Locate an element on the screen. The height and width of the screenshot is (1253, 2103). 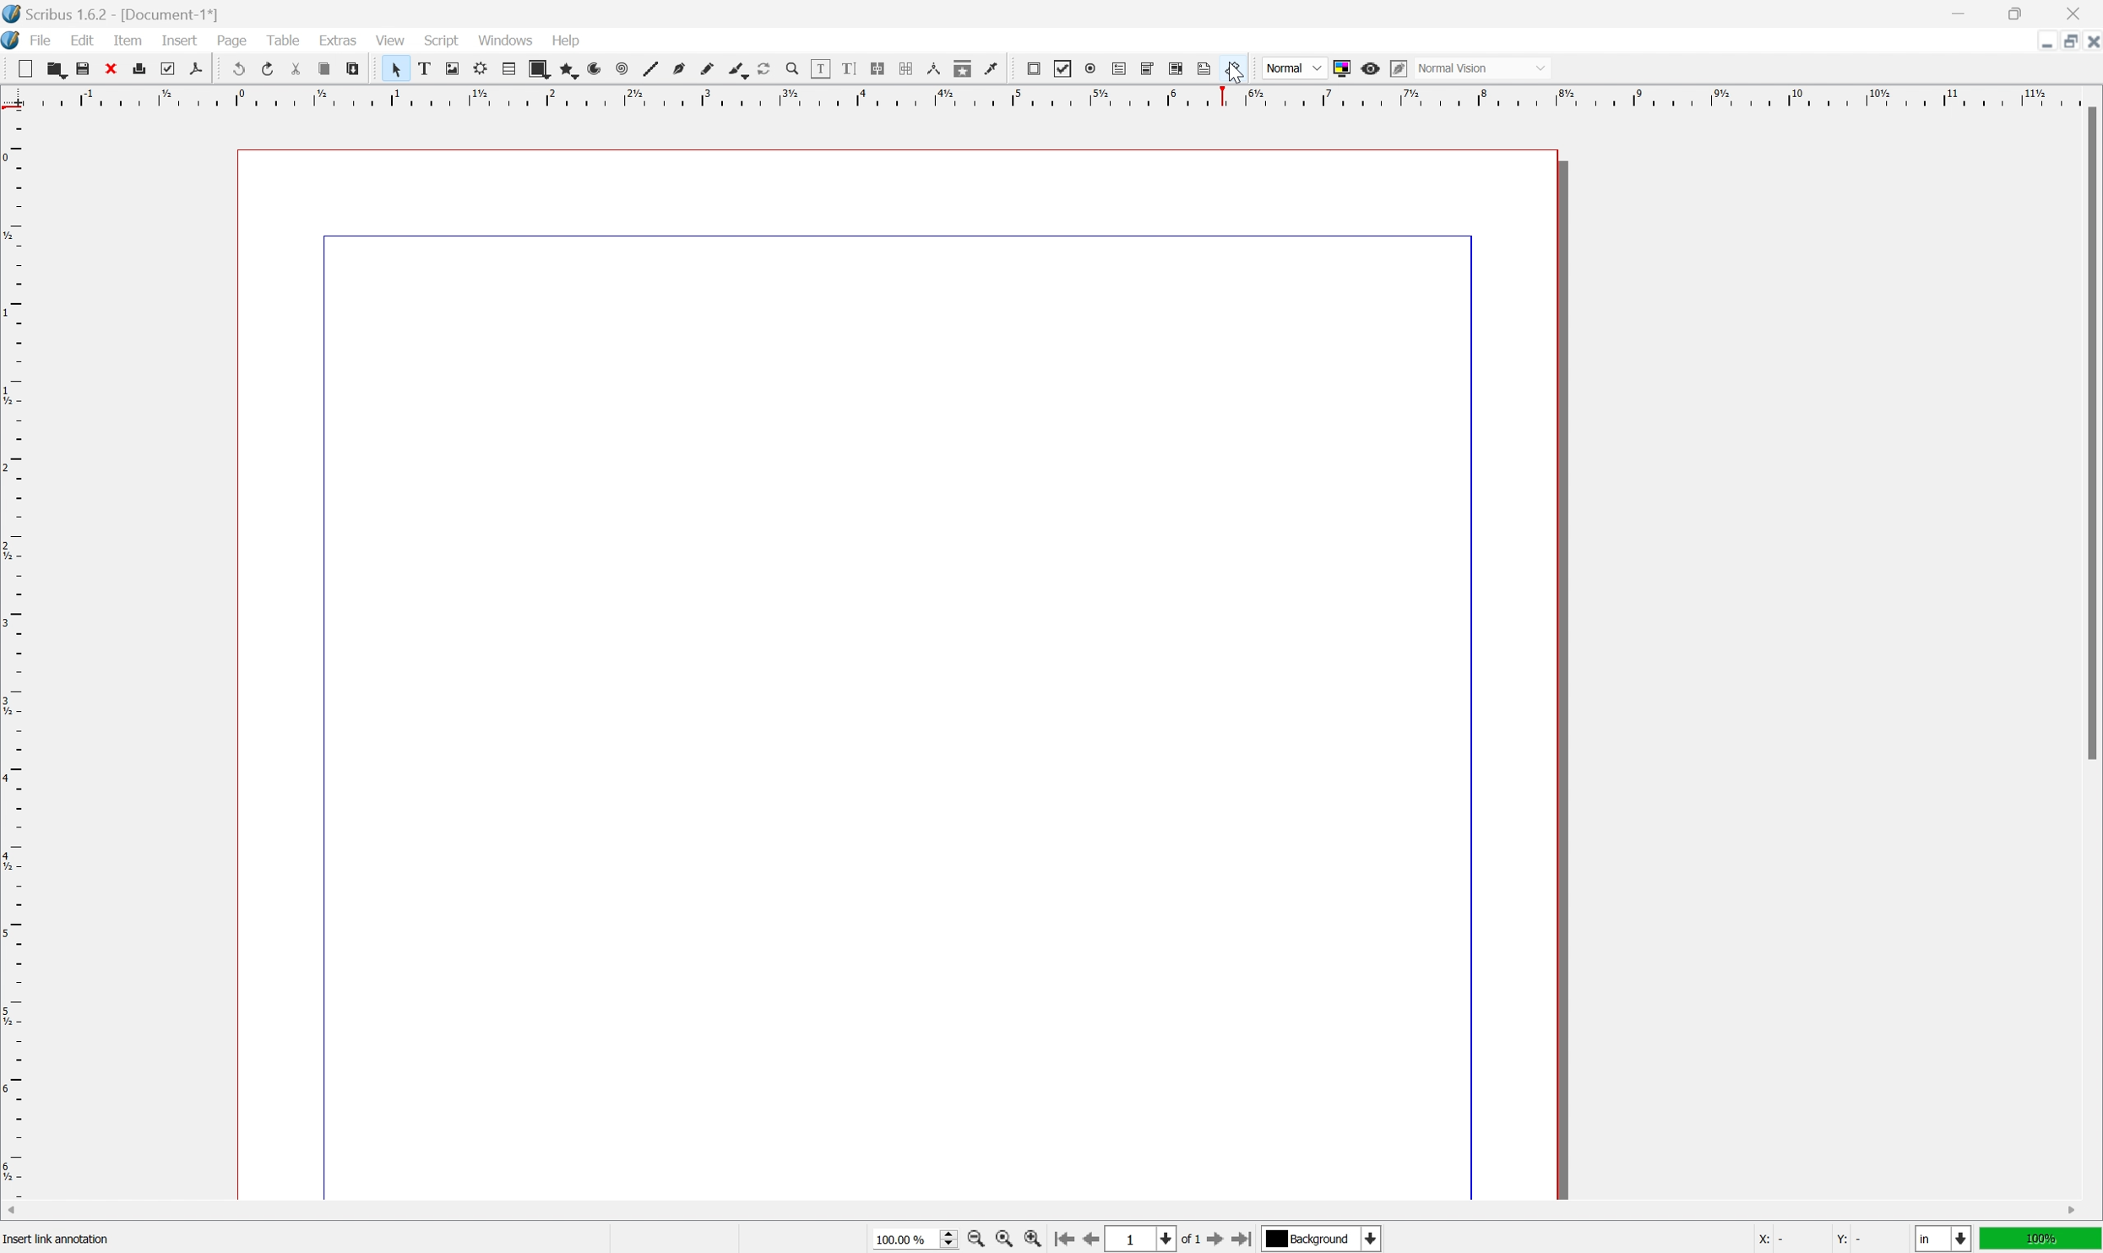
go to previous page is located at coordinates (1087, 1239).